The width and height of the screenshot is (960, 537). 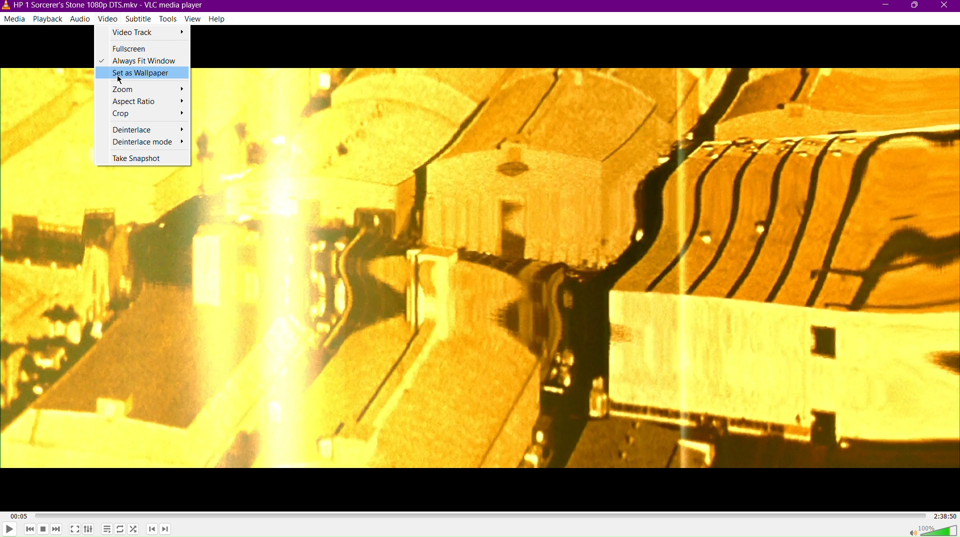 I want to click on Video Track, so click(x=145, y=34).